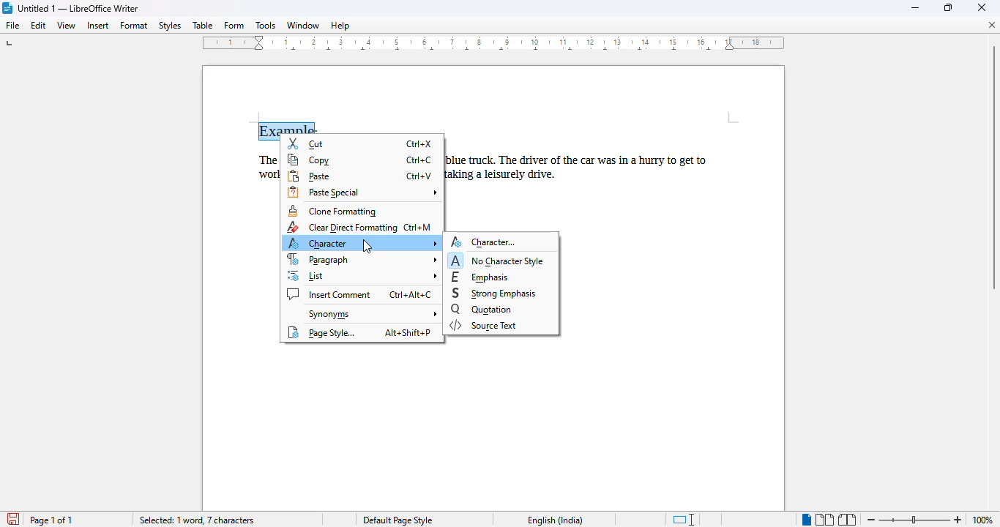 Image resolution: width=1000 pixels, height=527 pixels. Describe the element at coordinates (333, 212) in the screenshot. I see `clone formatting` at that location.